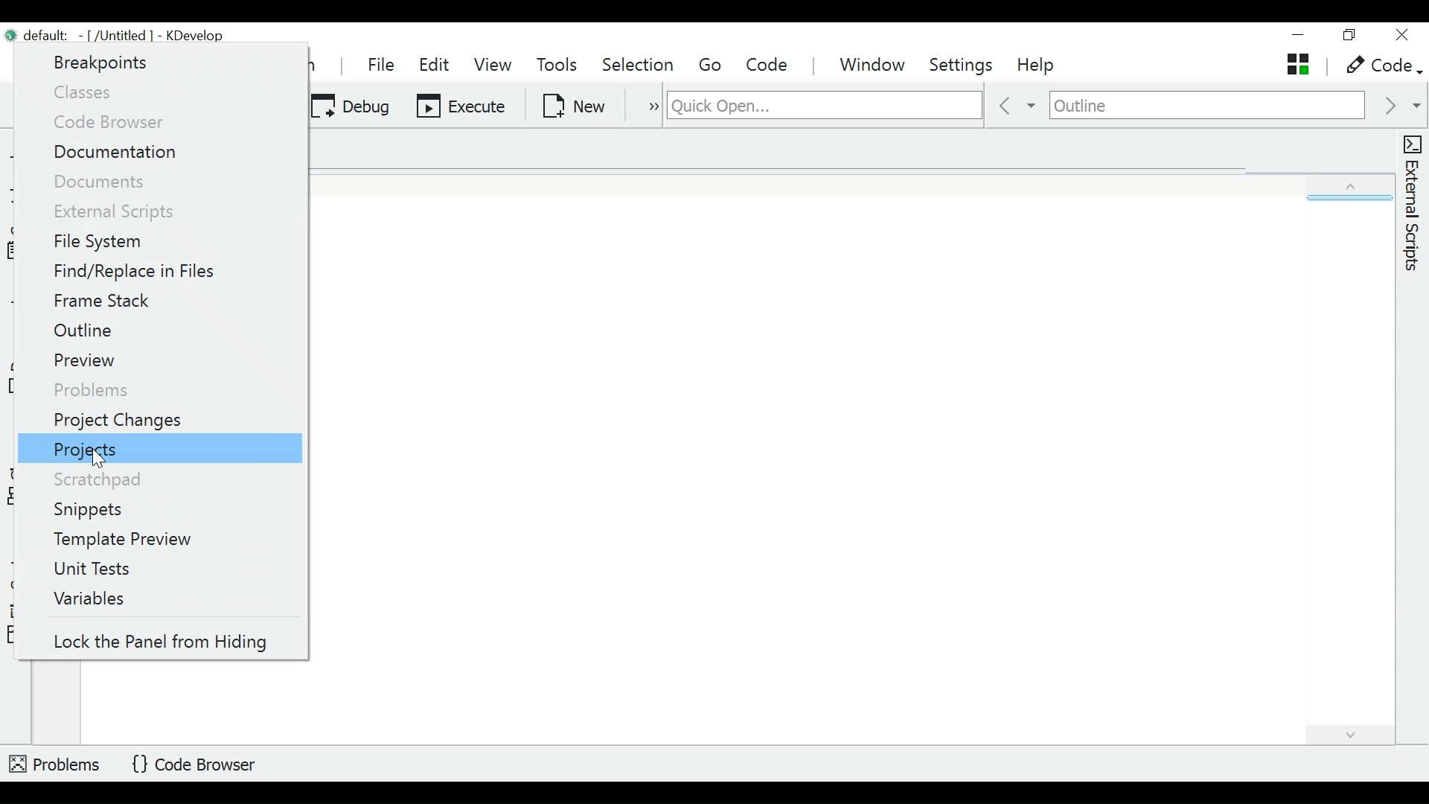 This screenshot has height=804, width=1429. I want to click on lock the panel from hiding, so click(162, 644).